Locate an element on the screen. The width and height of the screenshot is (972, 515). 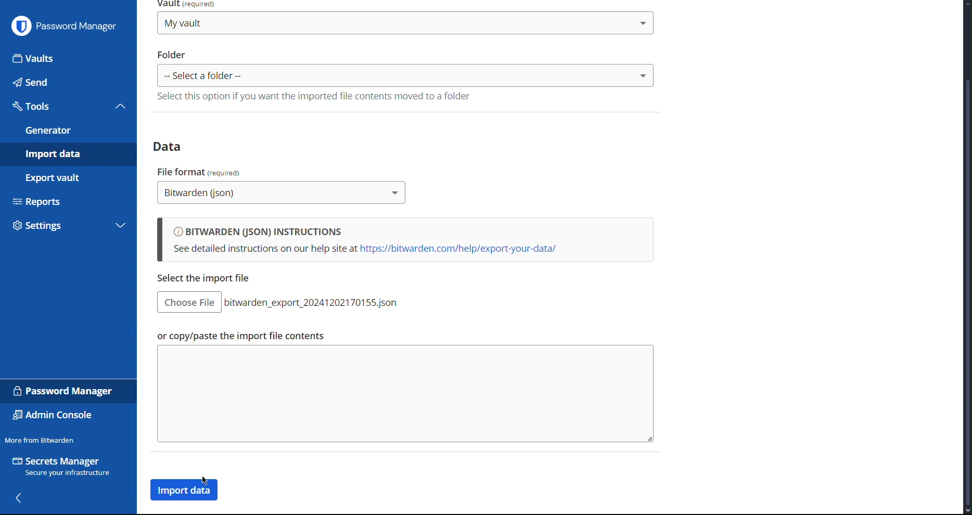
expand settings is located at coordinates (121, 227).